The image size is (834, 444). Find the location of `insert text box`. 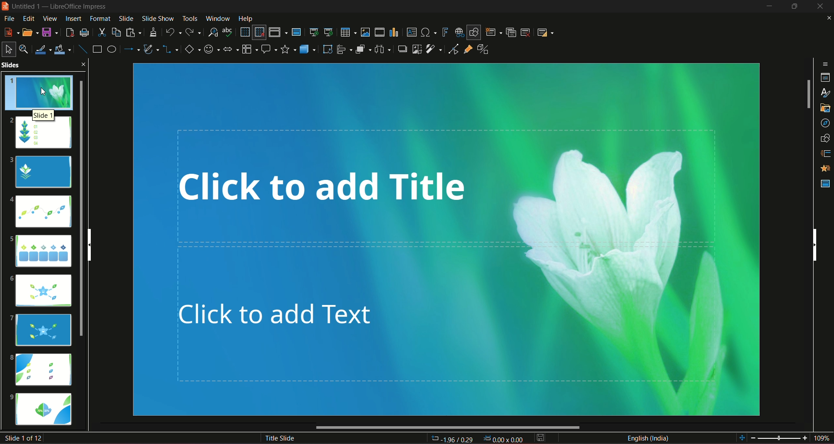

insert text box is located at coordinates (411, 32).